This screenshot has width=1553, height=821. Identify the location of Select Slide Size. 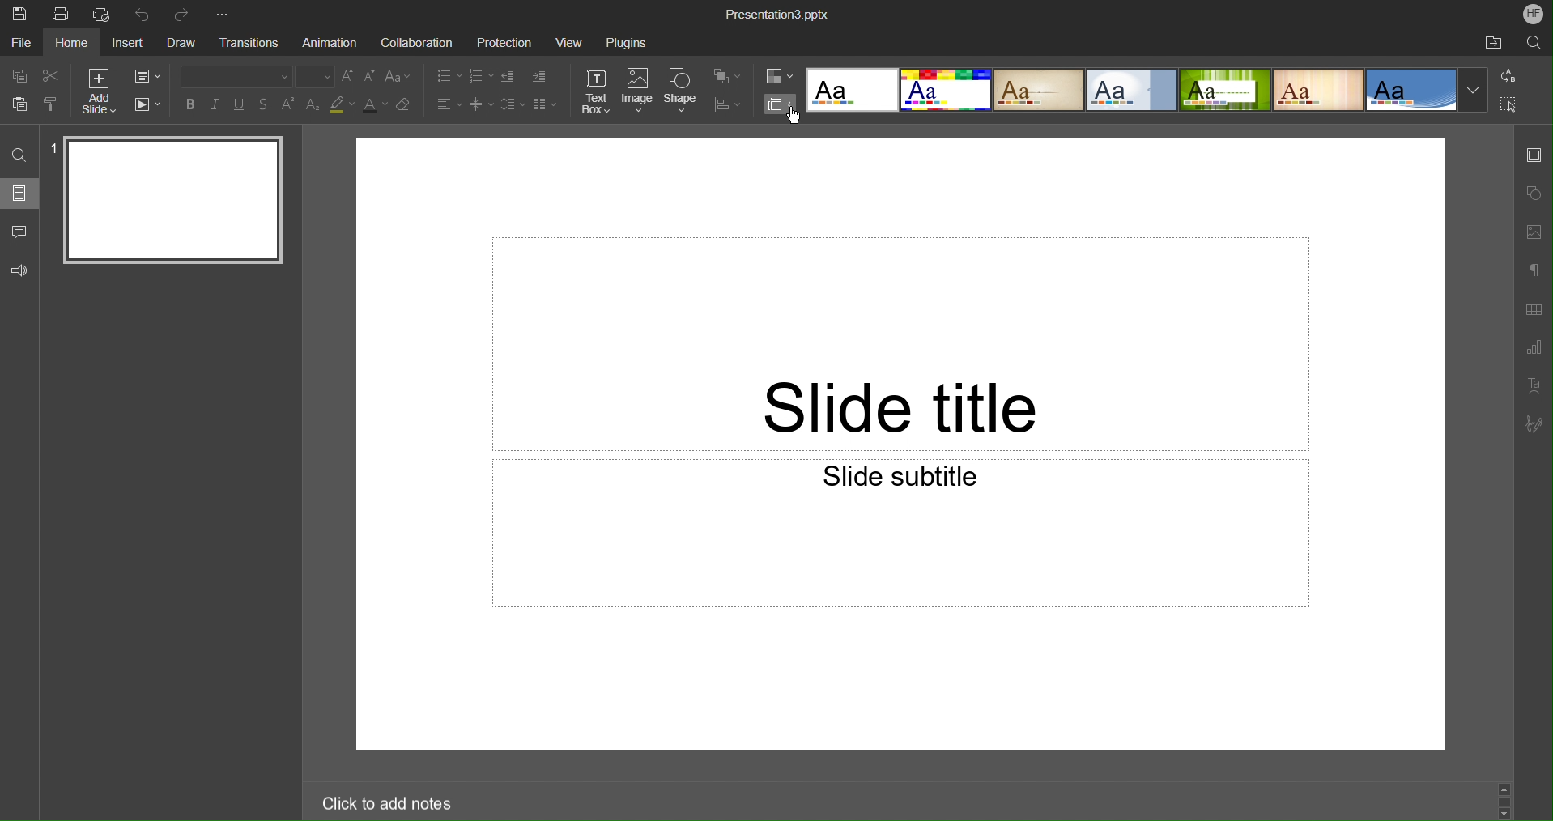
(780, 104).